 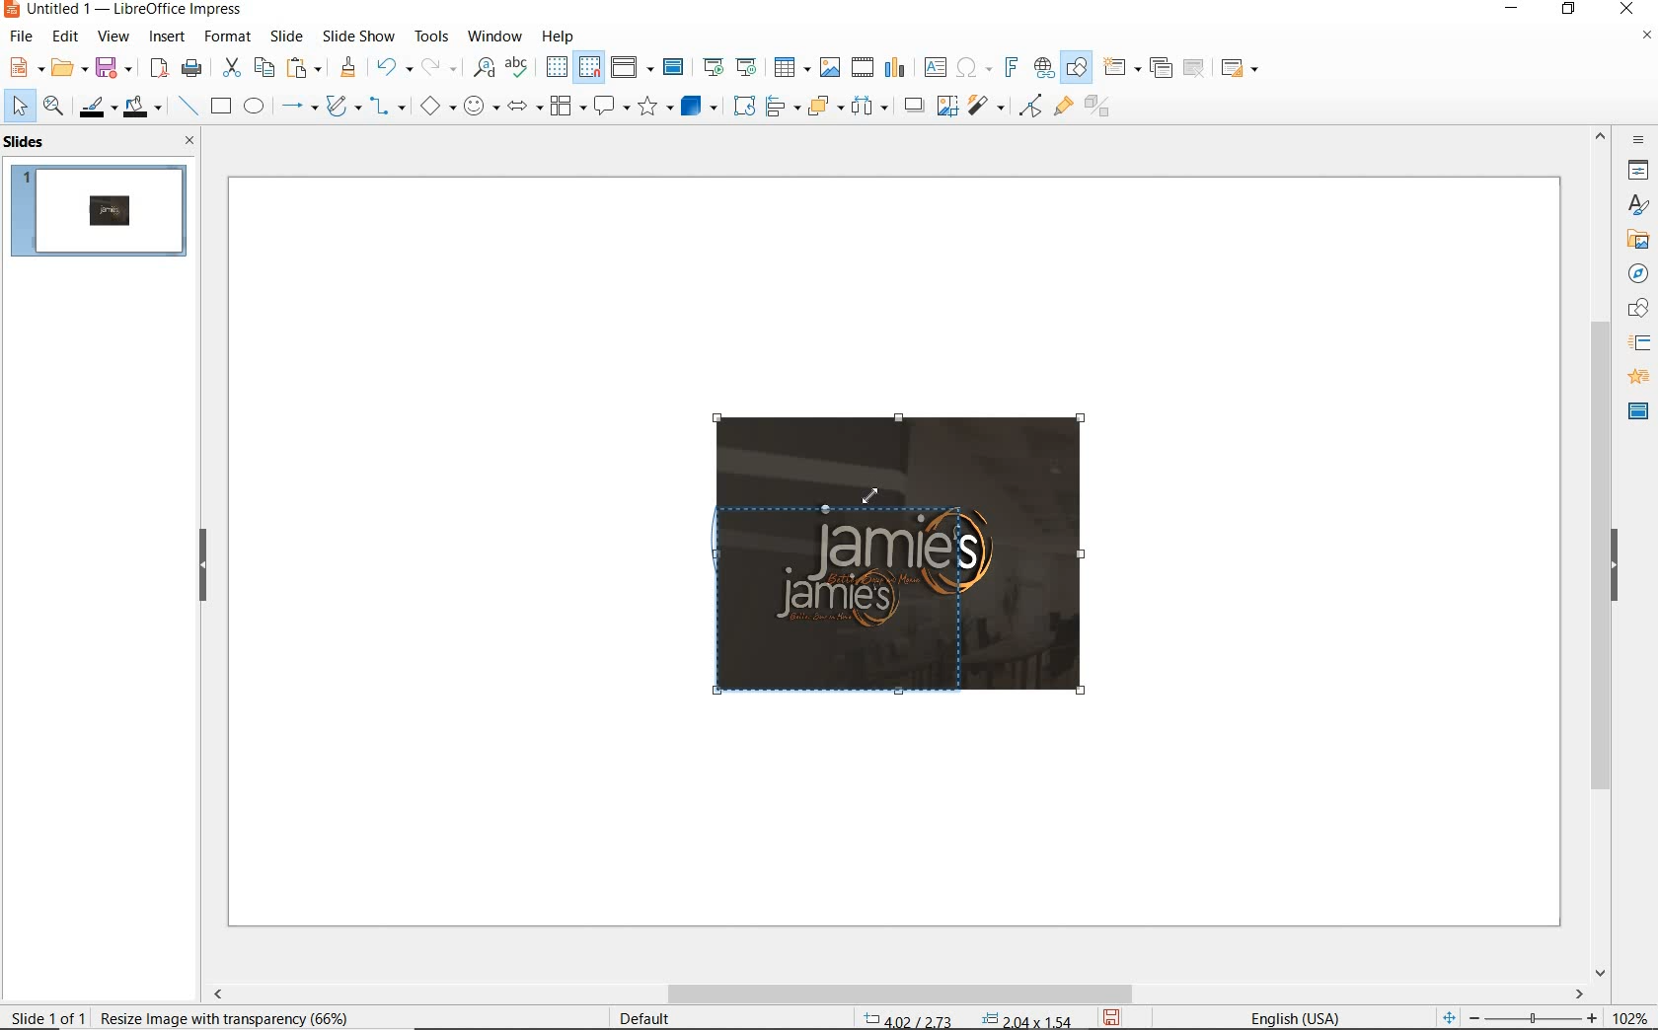 I want to click on animation, so click(x=1635, y=378).